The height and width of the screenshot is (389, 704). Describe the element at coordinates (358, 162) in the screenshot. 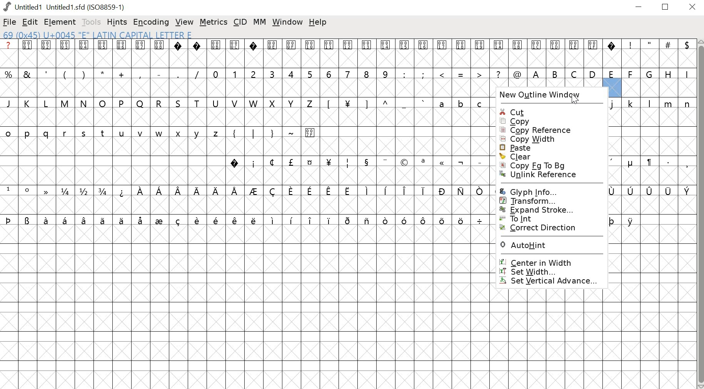

I see `special characters` at that location.